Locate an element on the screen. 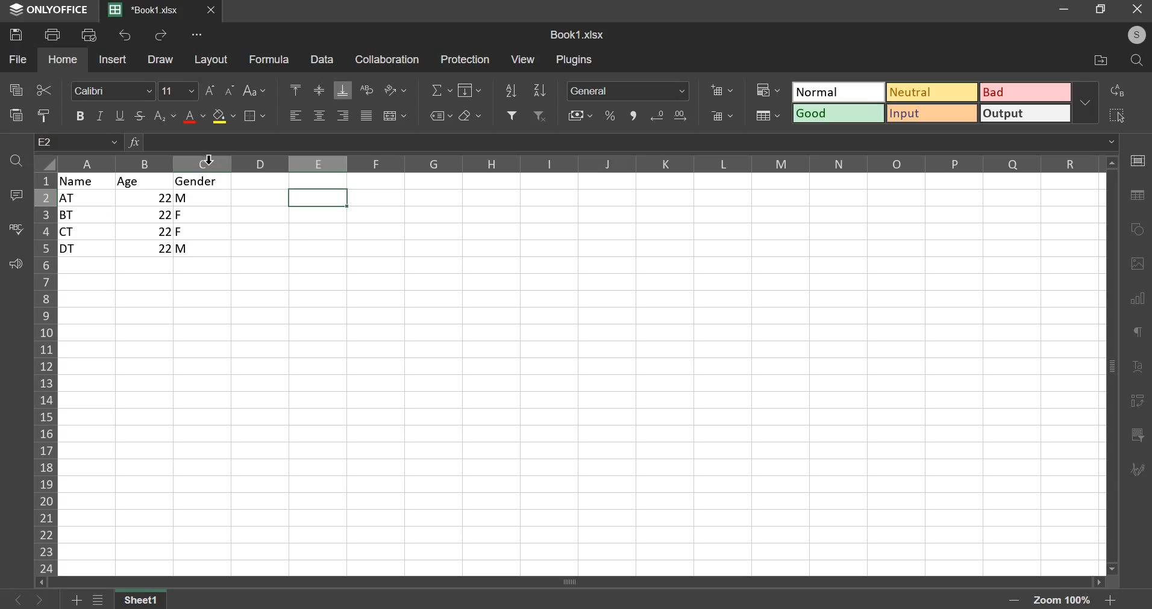  paste is located at coordinates (15, 116).